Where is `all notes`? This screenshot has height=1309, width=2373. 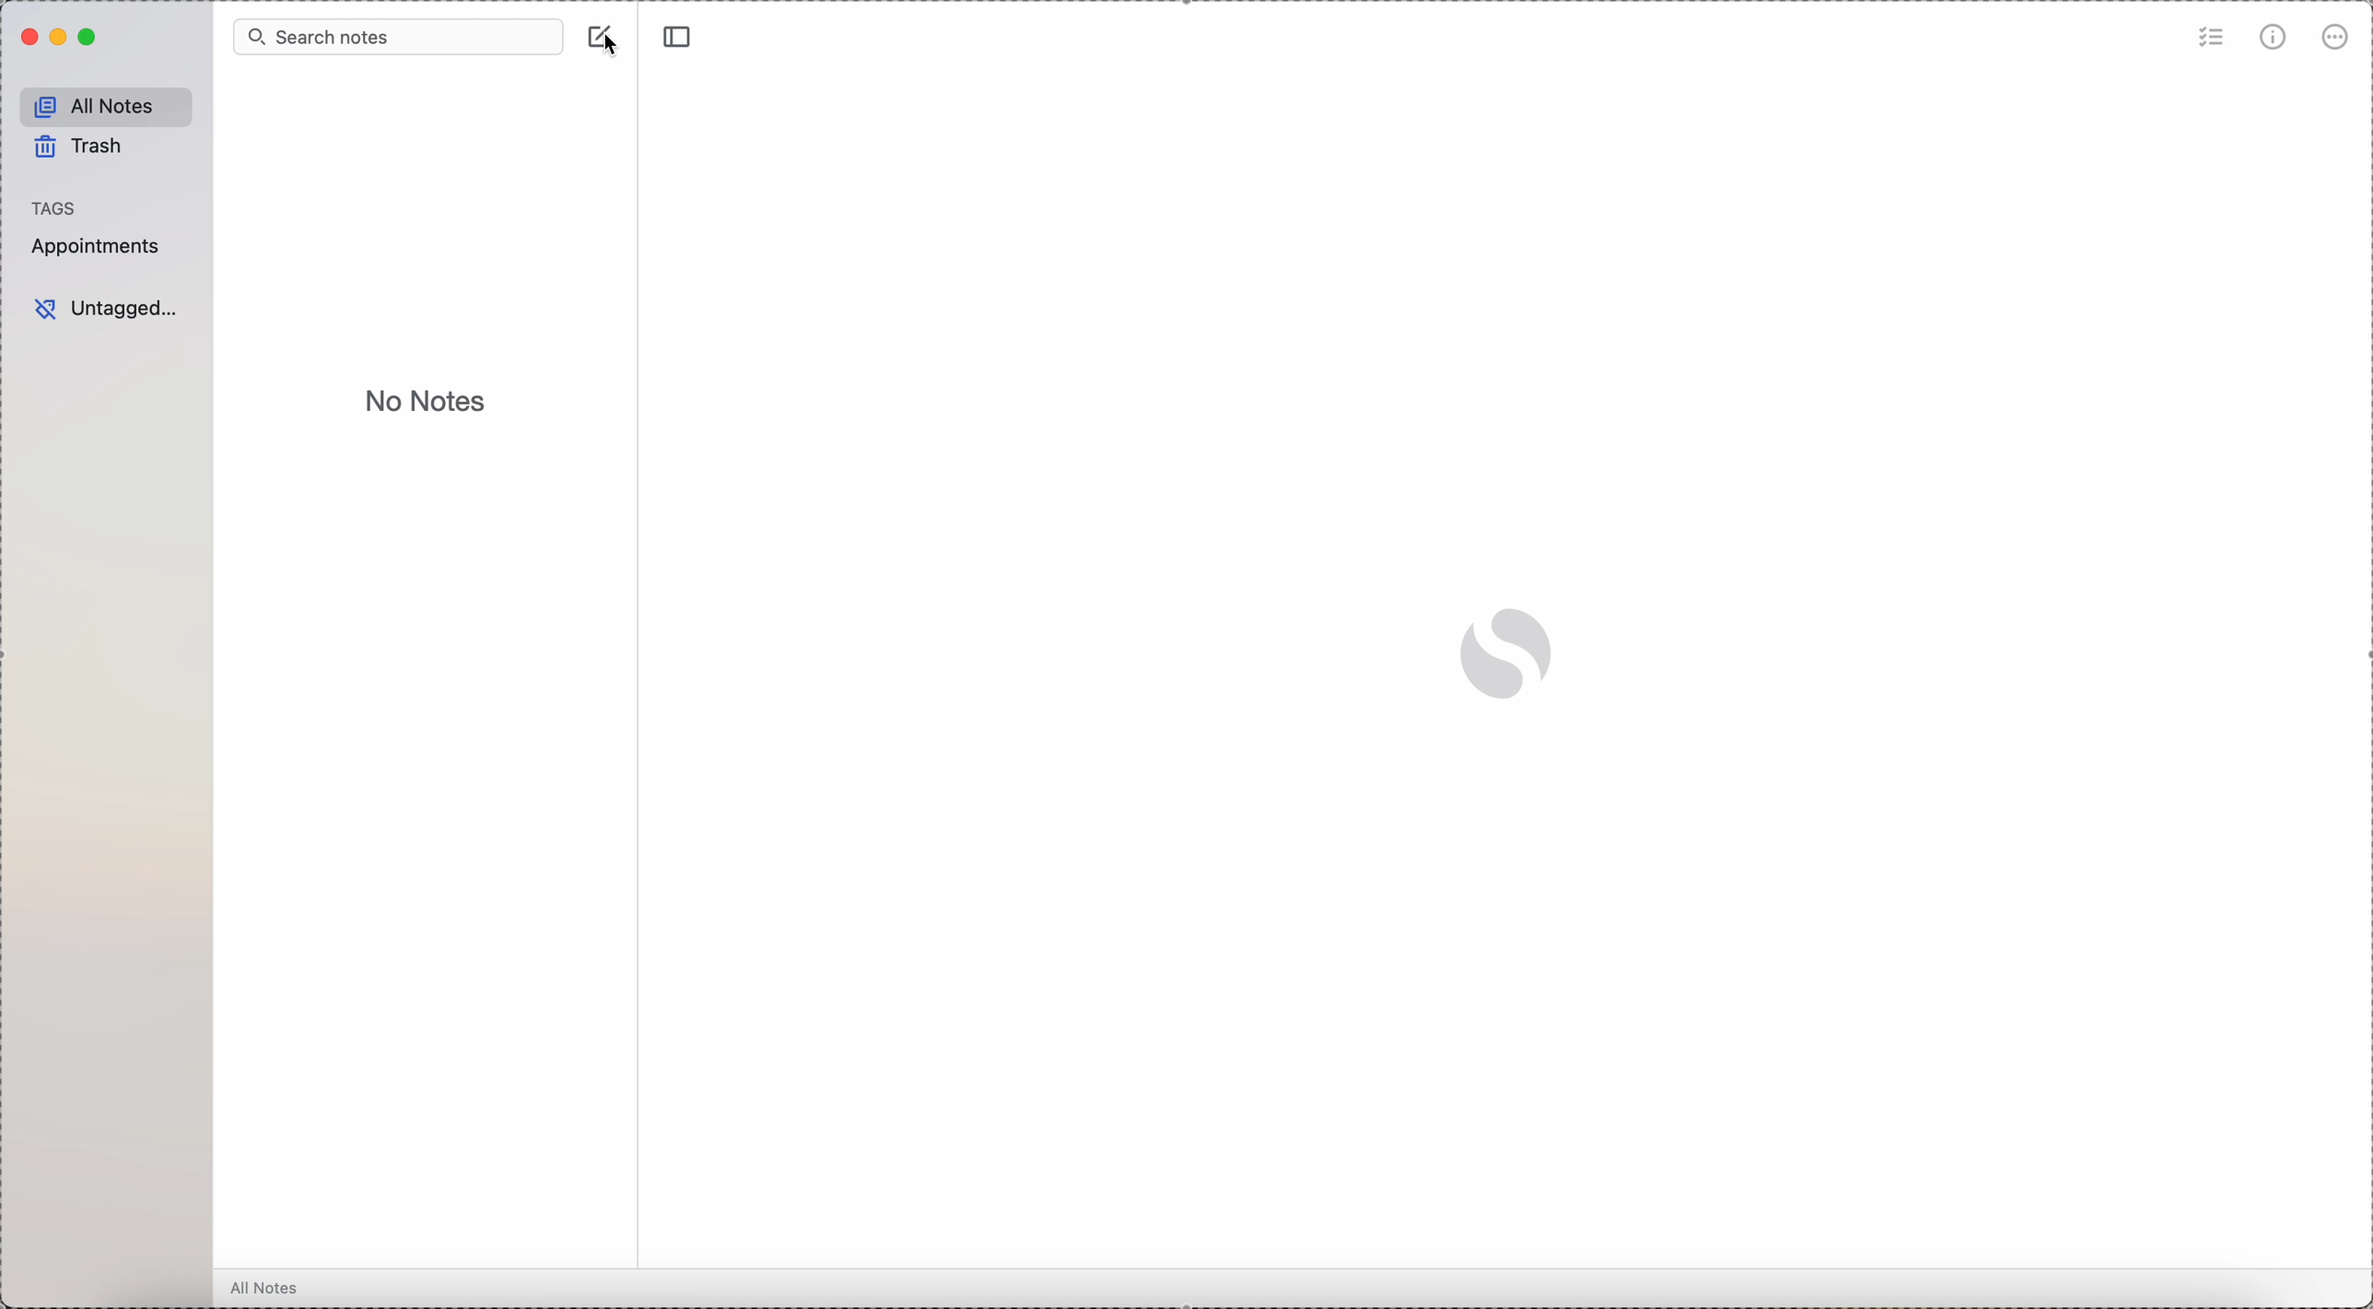
all notes is located at coordinates (265, 1289).